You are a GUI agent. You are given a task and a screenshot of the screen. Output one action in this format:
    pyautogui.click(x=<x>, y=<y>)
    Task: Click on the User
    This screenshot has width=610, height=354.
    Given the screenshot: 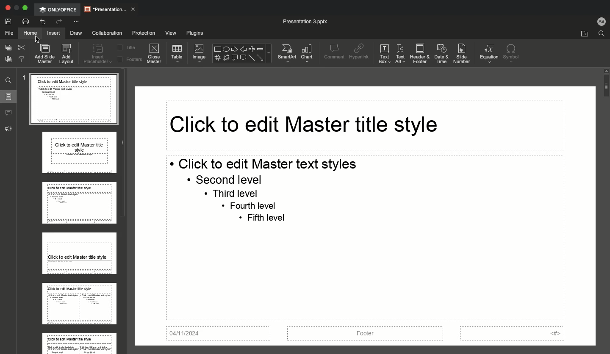 What is the action you would take?
    pyautogui.click(x=601, y=21)
    